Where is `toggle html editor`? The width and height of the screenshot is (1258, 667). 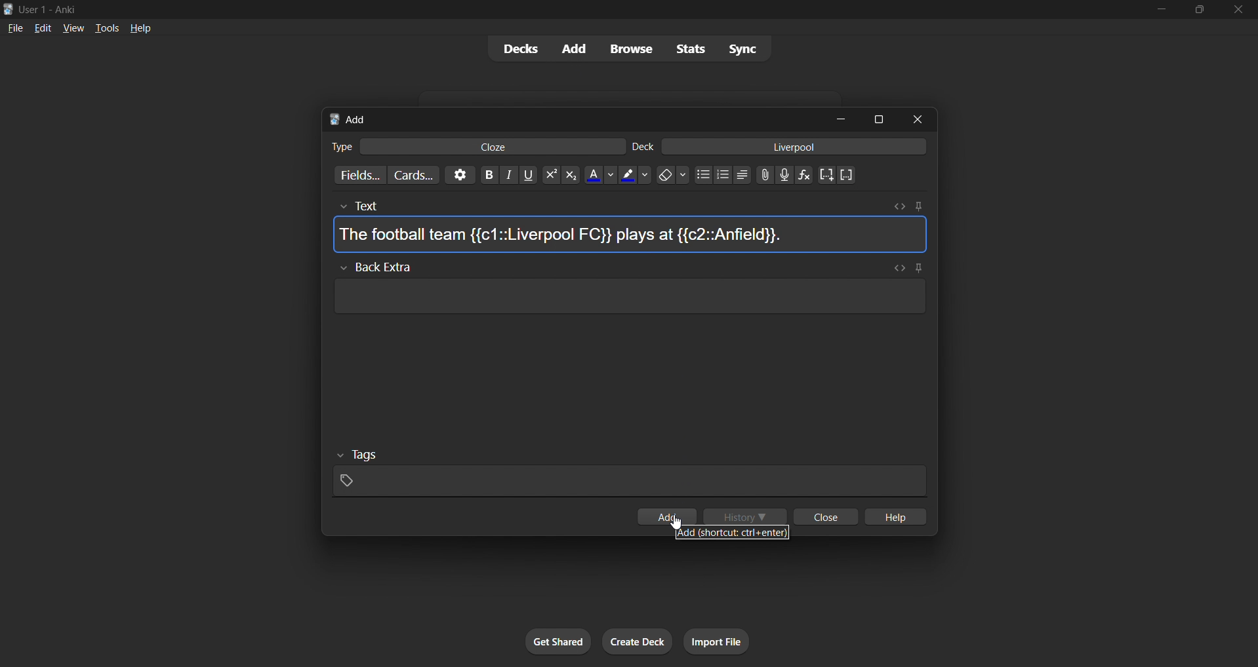 toggle html editor is located at coordinates (899, 267).